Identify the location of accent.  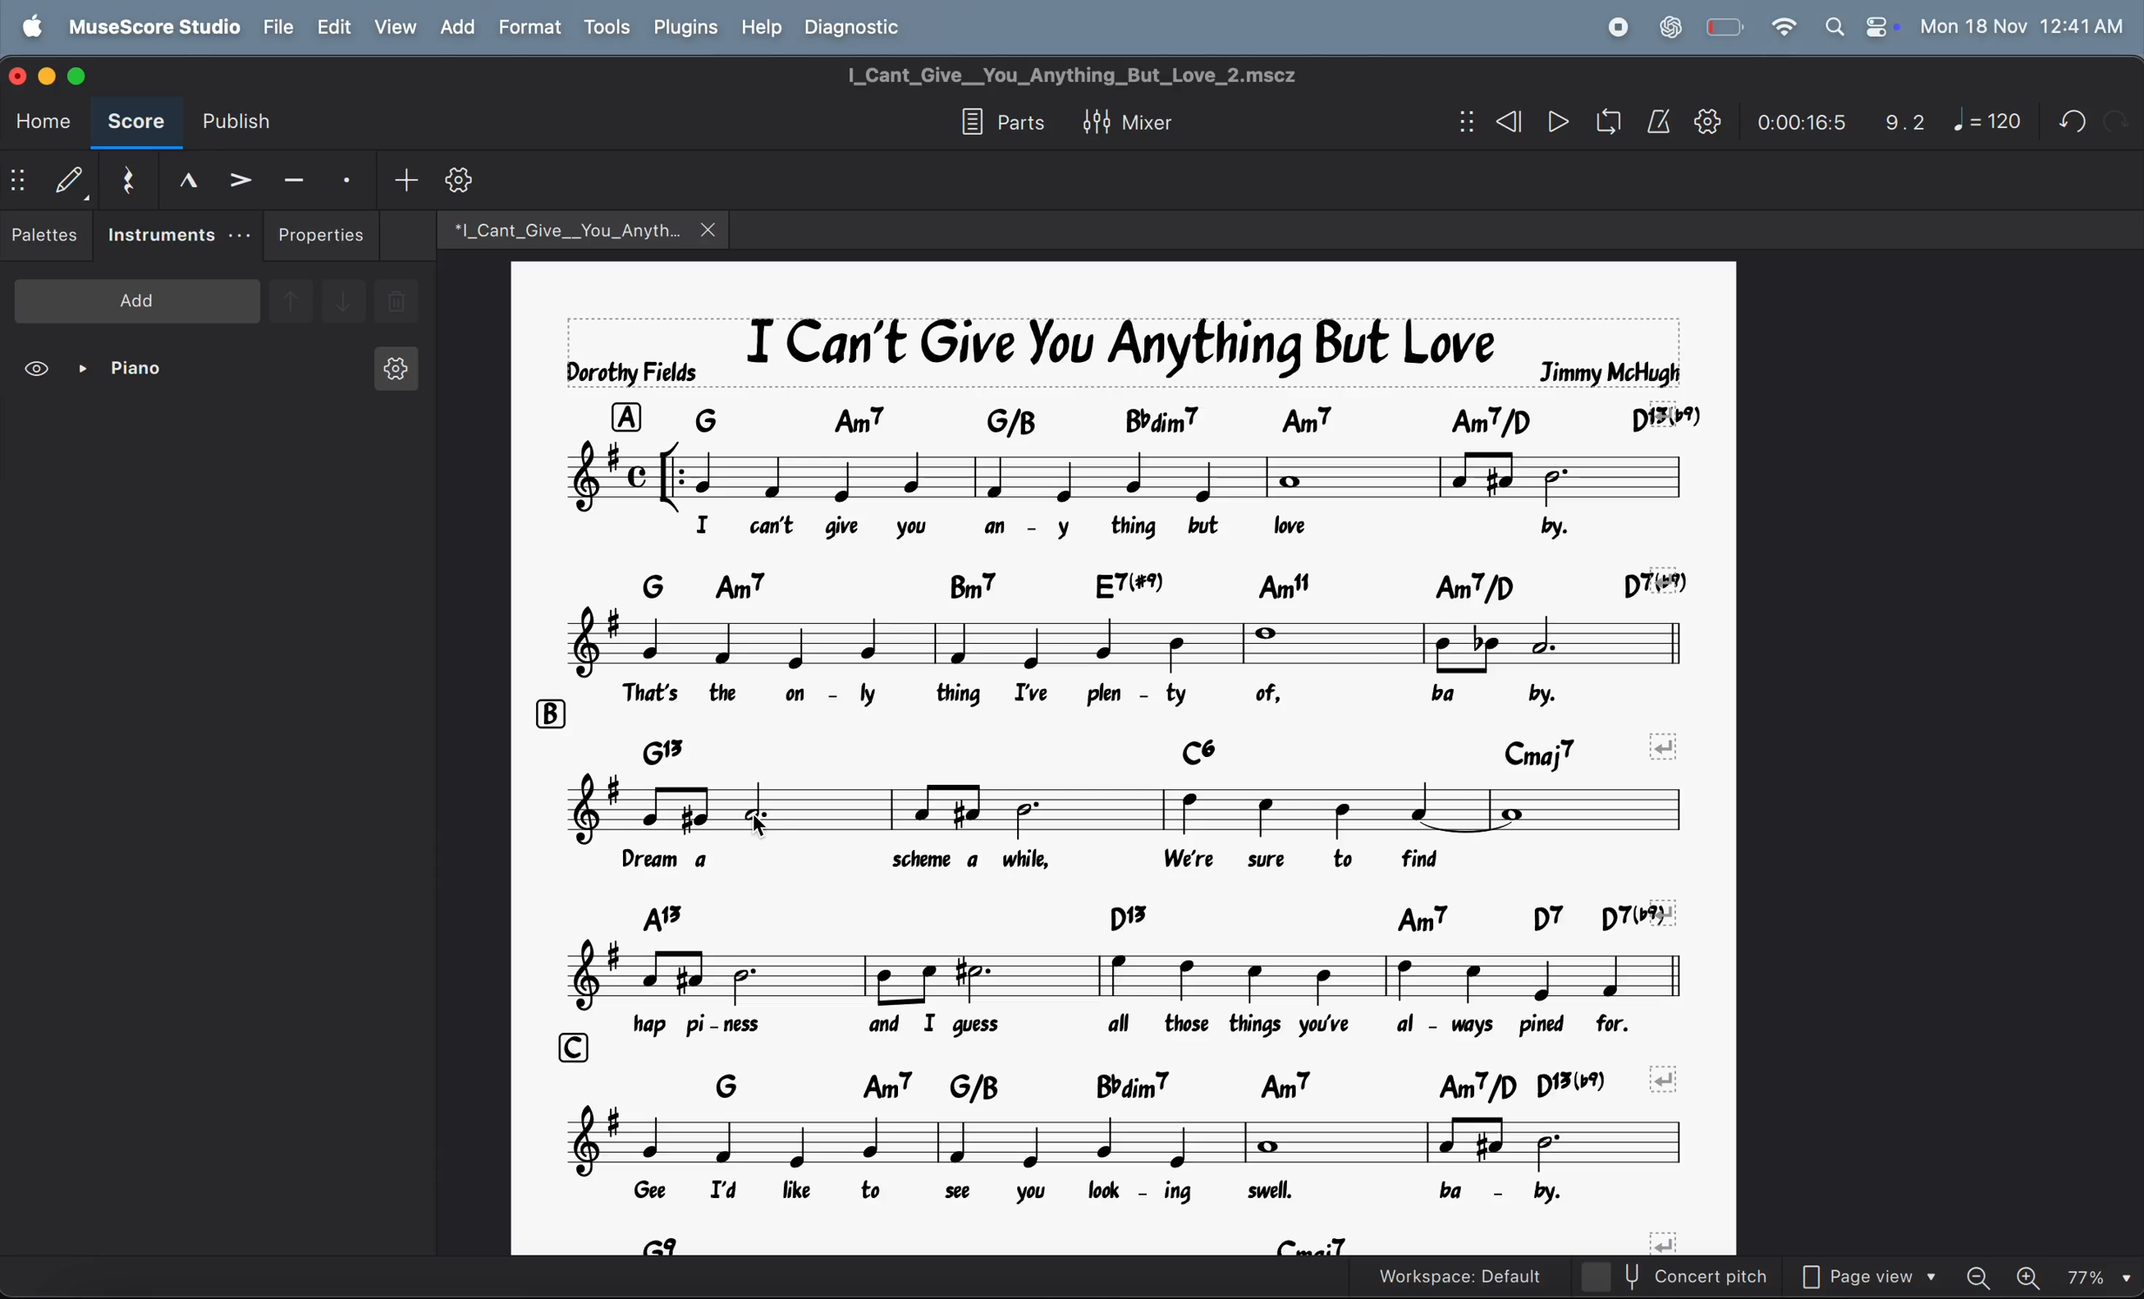
(235, 174).